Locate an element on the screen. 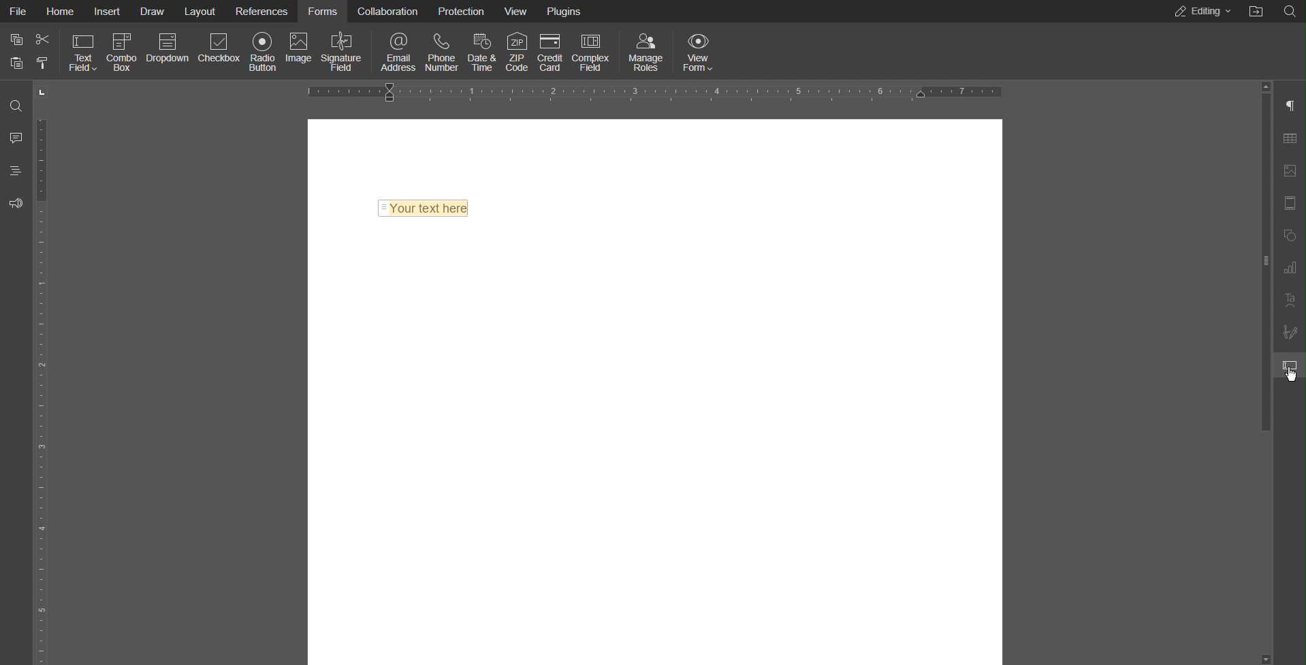 This screenshot has width=1306, height=665. Insert is located at coordinates (106, 10).